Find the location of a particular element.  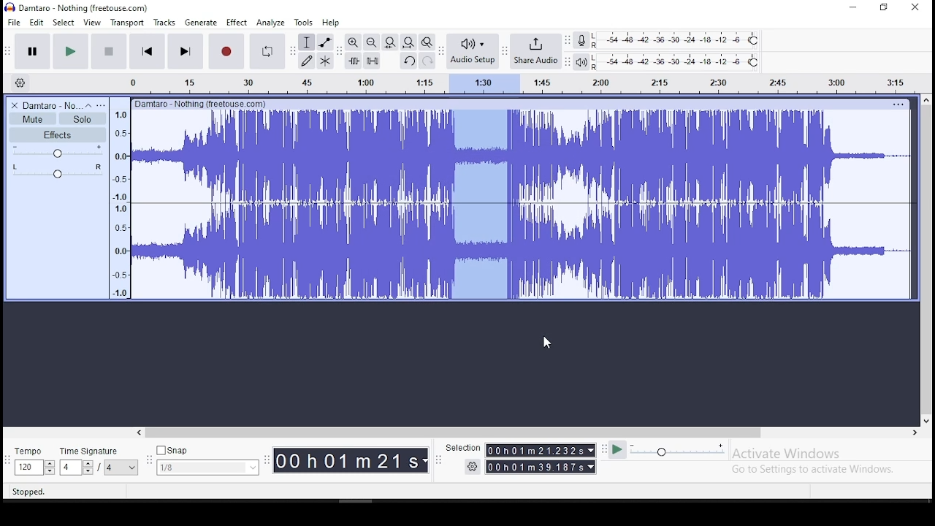

00 h 01 m 39.187s is located at coordinates (535, 467).